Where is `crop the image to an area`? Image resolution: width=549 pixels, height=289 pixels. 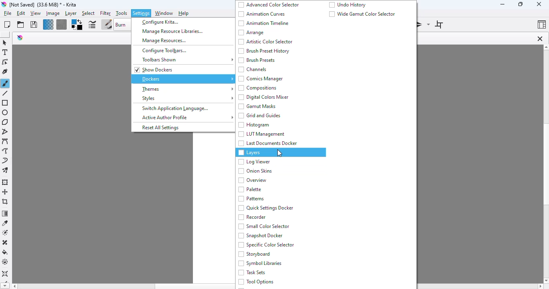 crop the image to an area is located at coordinates (6, 201).